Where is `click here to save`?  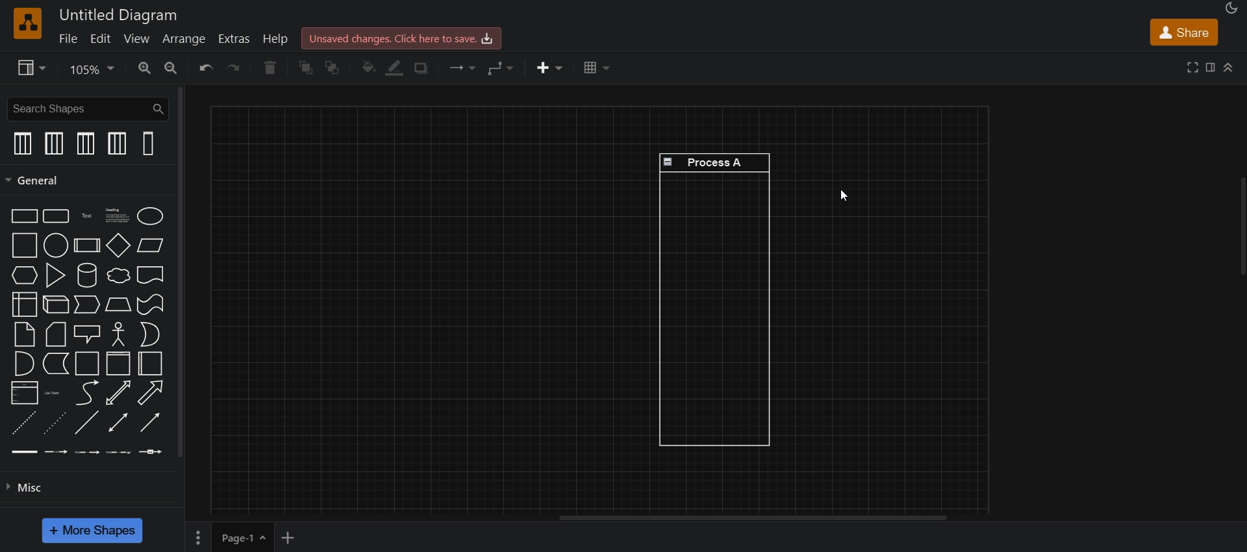 click here to save is located at coordinates (401, 37).